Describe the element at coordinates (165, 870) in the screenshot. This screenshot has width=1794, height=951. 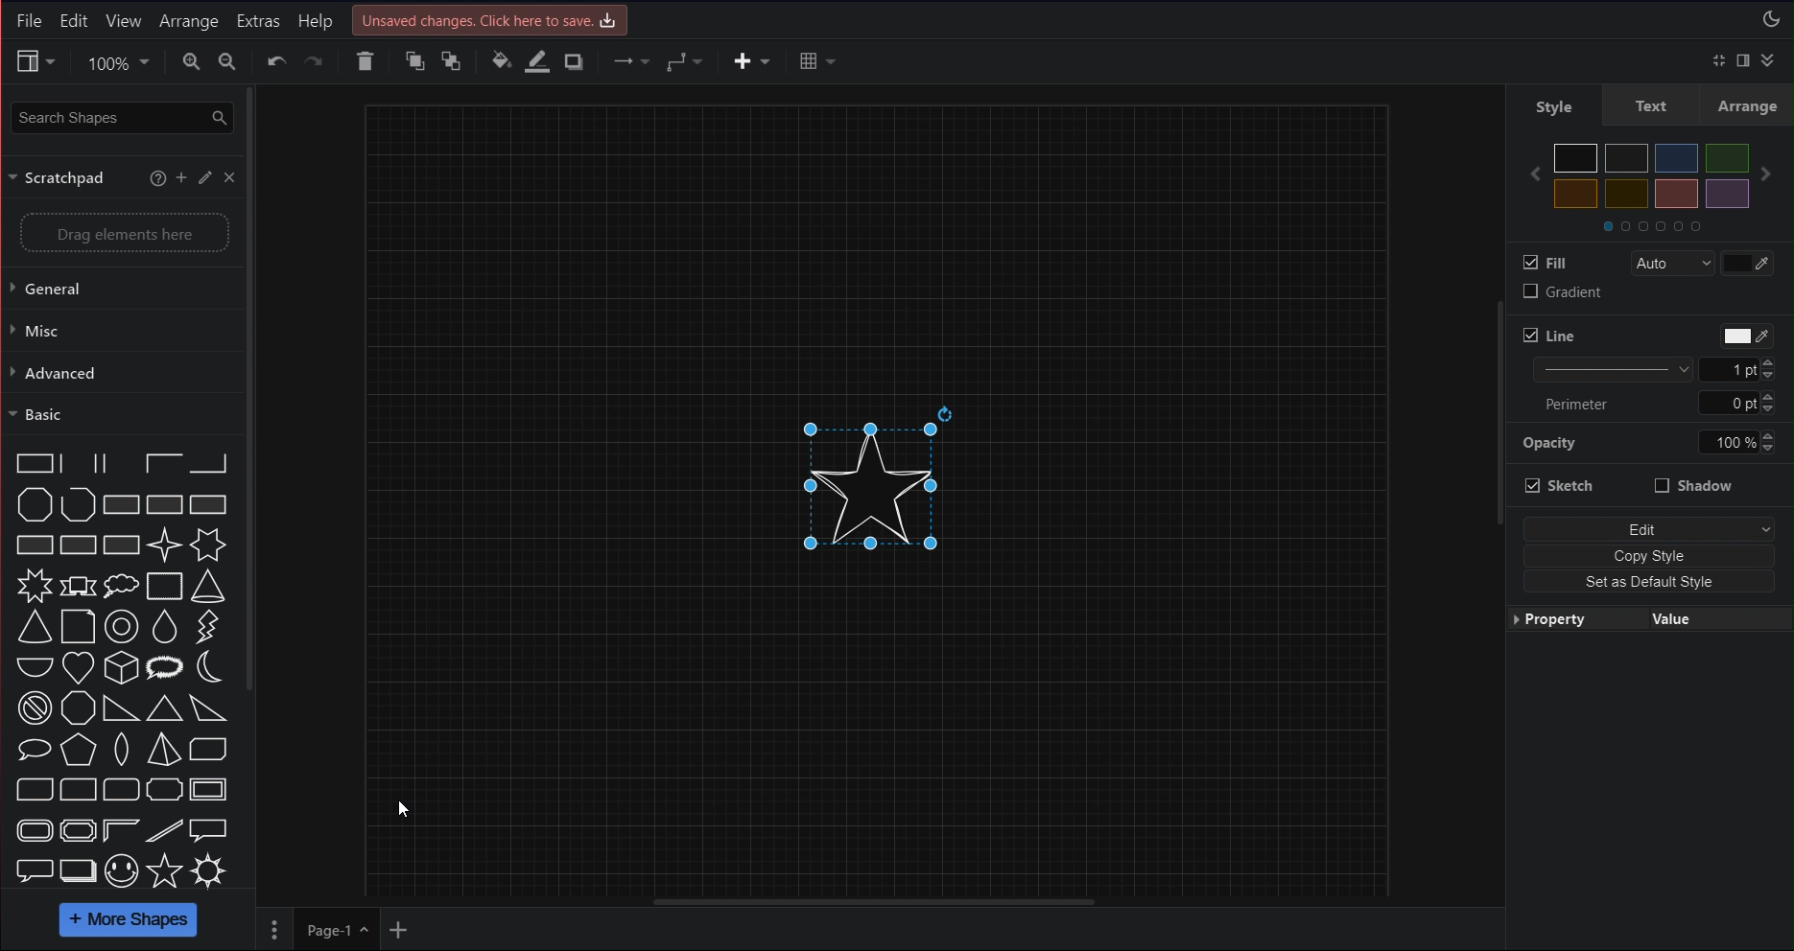
I see `star` at that location.